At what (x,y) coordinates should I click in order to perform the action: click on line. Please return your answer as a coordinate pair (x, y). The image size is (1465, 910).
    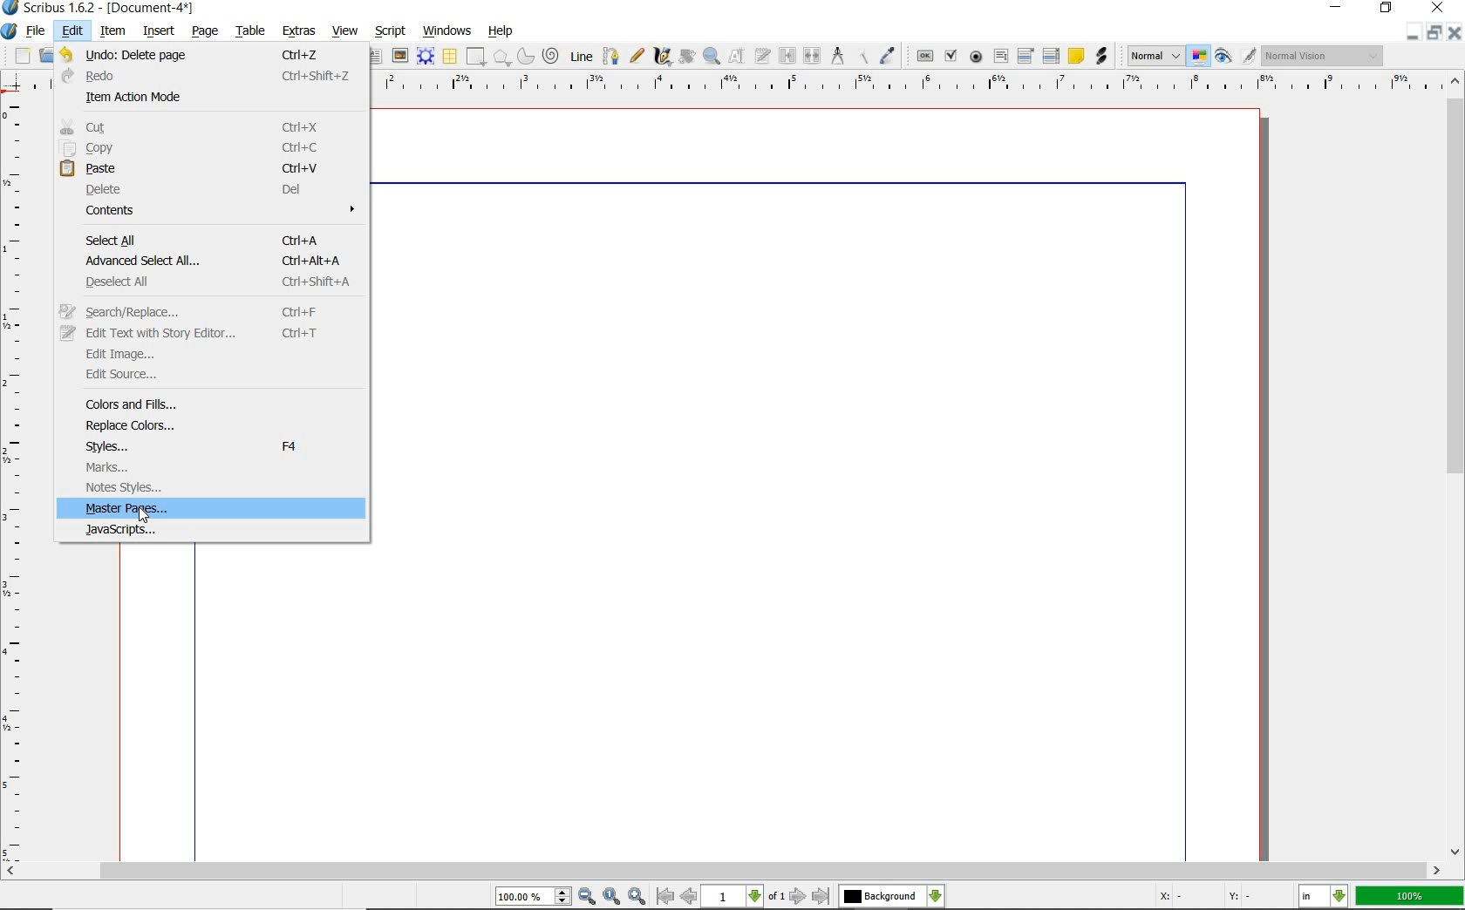
    Looking at the image, I should click on (580, 56).